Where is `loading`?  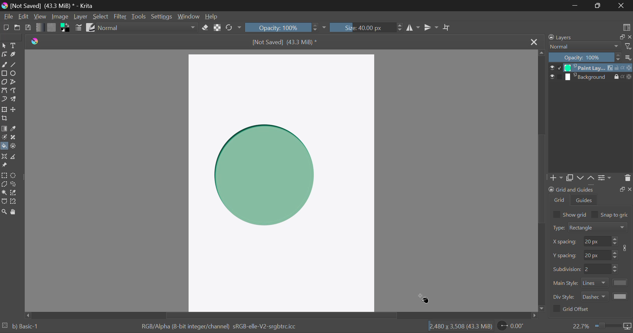
loading is located at coordinates (4, 324).